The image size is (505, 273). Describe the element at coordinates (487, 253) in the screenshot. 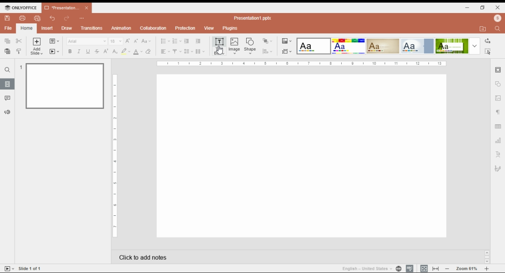

I see `scroll up` at that location.